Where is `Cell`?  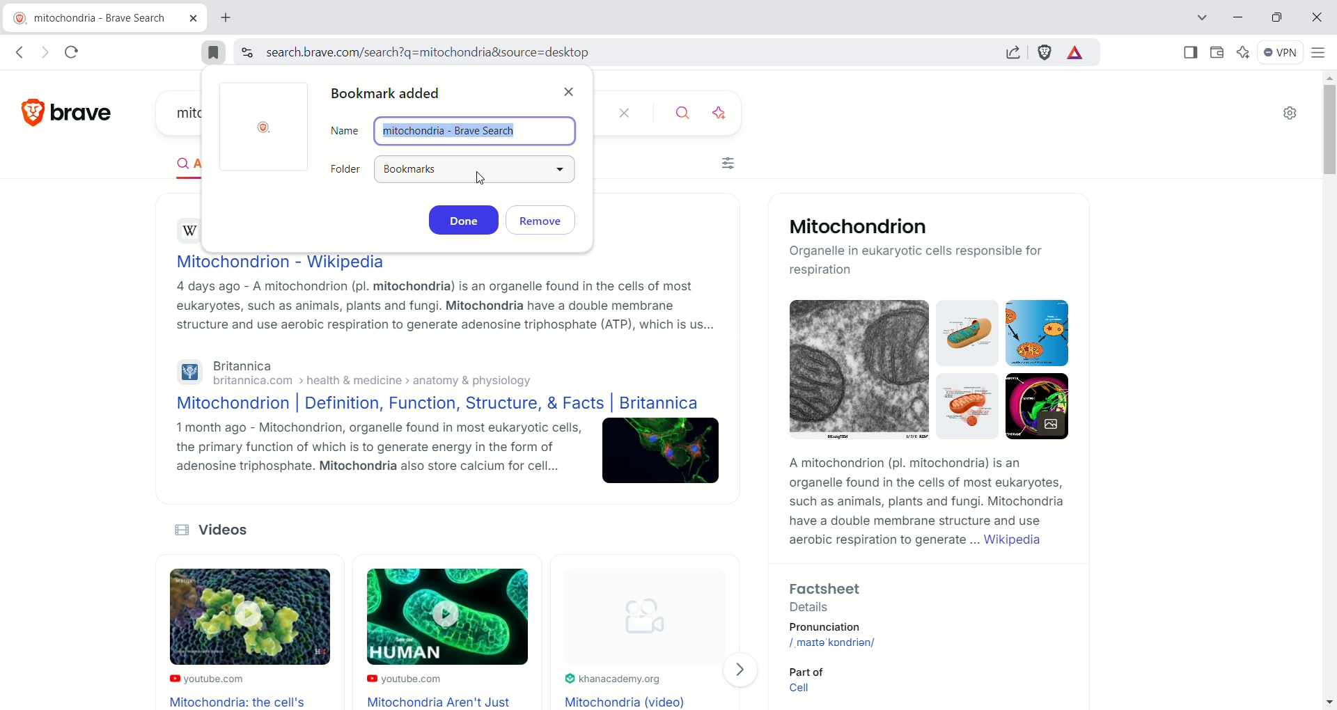 Cell is located at coordinates (804, 691).